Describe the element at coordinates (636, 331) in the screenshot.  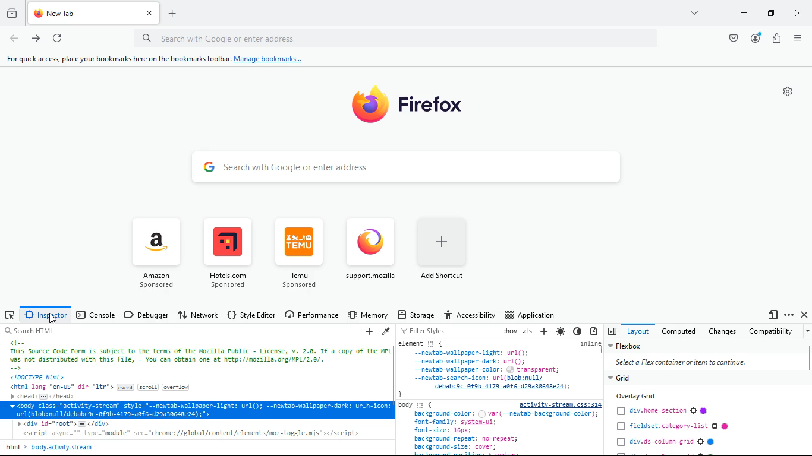
I see `layout` at that location.